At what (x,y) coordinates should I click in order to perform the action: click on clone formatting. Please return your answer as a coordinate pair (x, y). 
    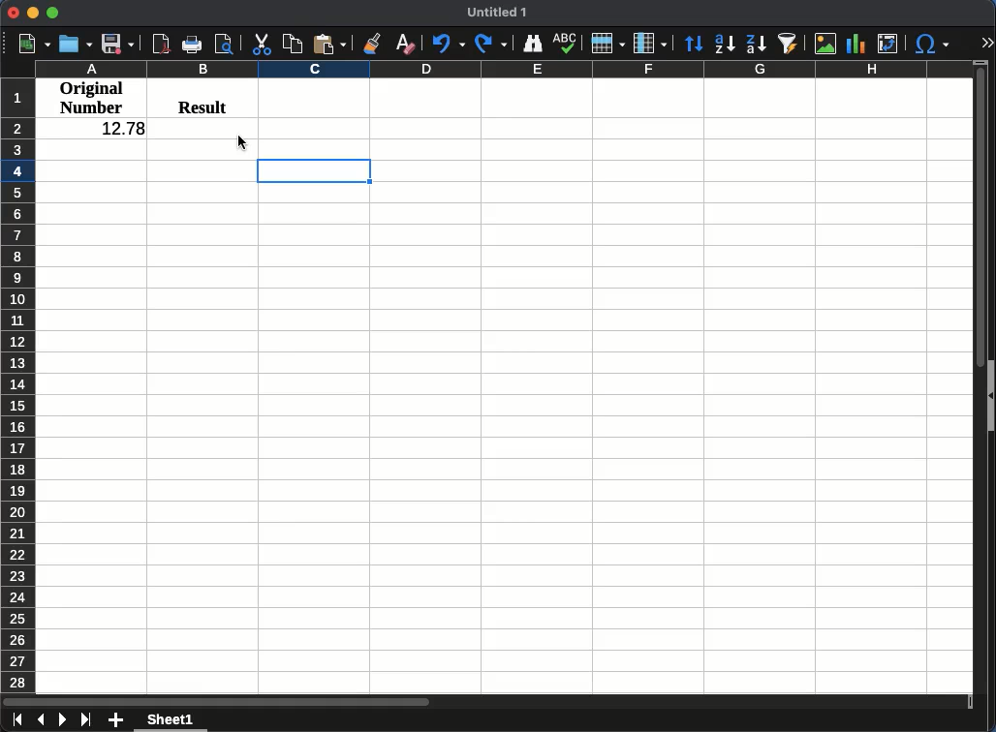
    Looking at the image, I should click on (373, 43).